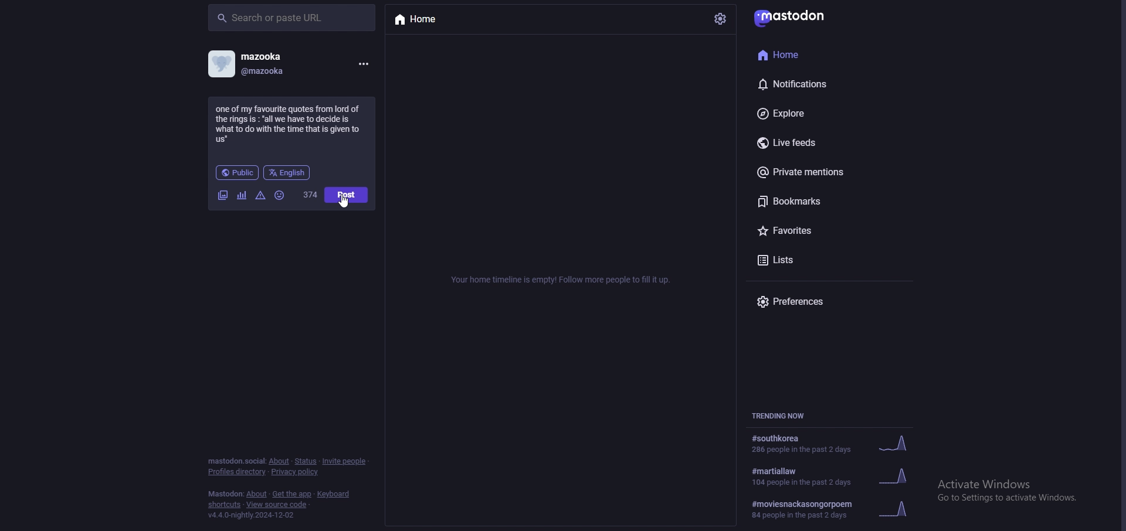 The height and width of the screenshot is (531, 1126). Describe the element at coordinates (293, 124) in the screenshot. I see `one of my favourite quotes from lord ofthe rings is : "all we have to decide iswhat to do with the time that is given to us` at that location.